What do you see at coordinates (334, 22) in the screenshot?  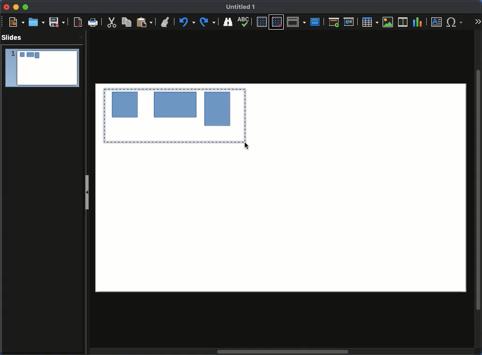 I see `Start from first slide` at bounding box center [334, 22].